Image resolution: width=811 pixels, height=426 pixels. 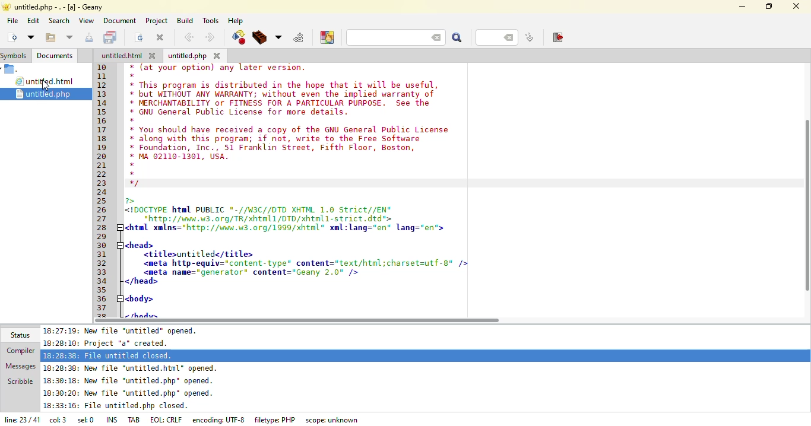 I want to click on col, so click(x=58, y=419).